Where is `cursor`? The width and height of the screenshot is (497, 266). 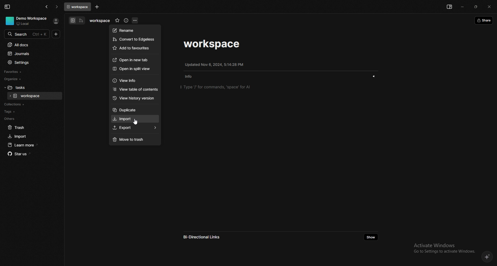
cursor is located at coordinates (135, 122).